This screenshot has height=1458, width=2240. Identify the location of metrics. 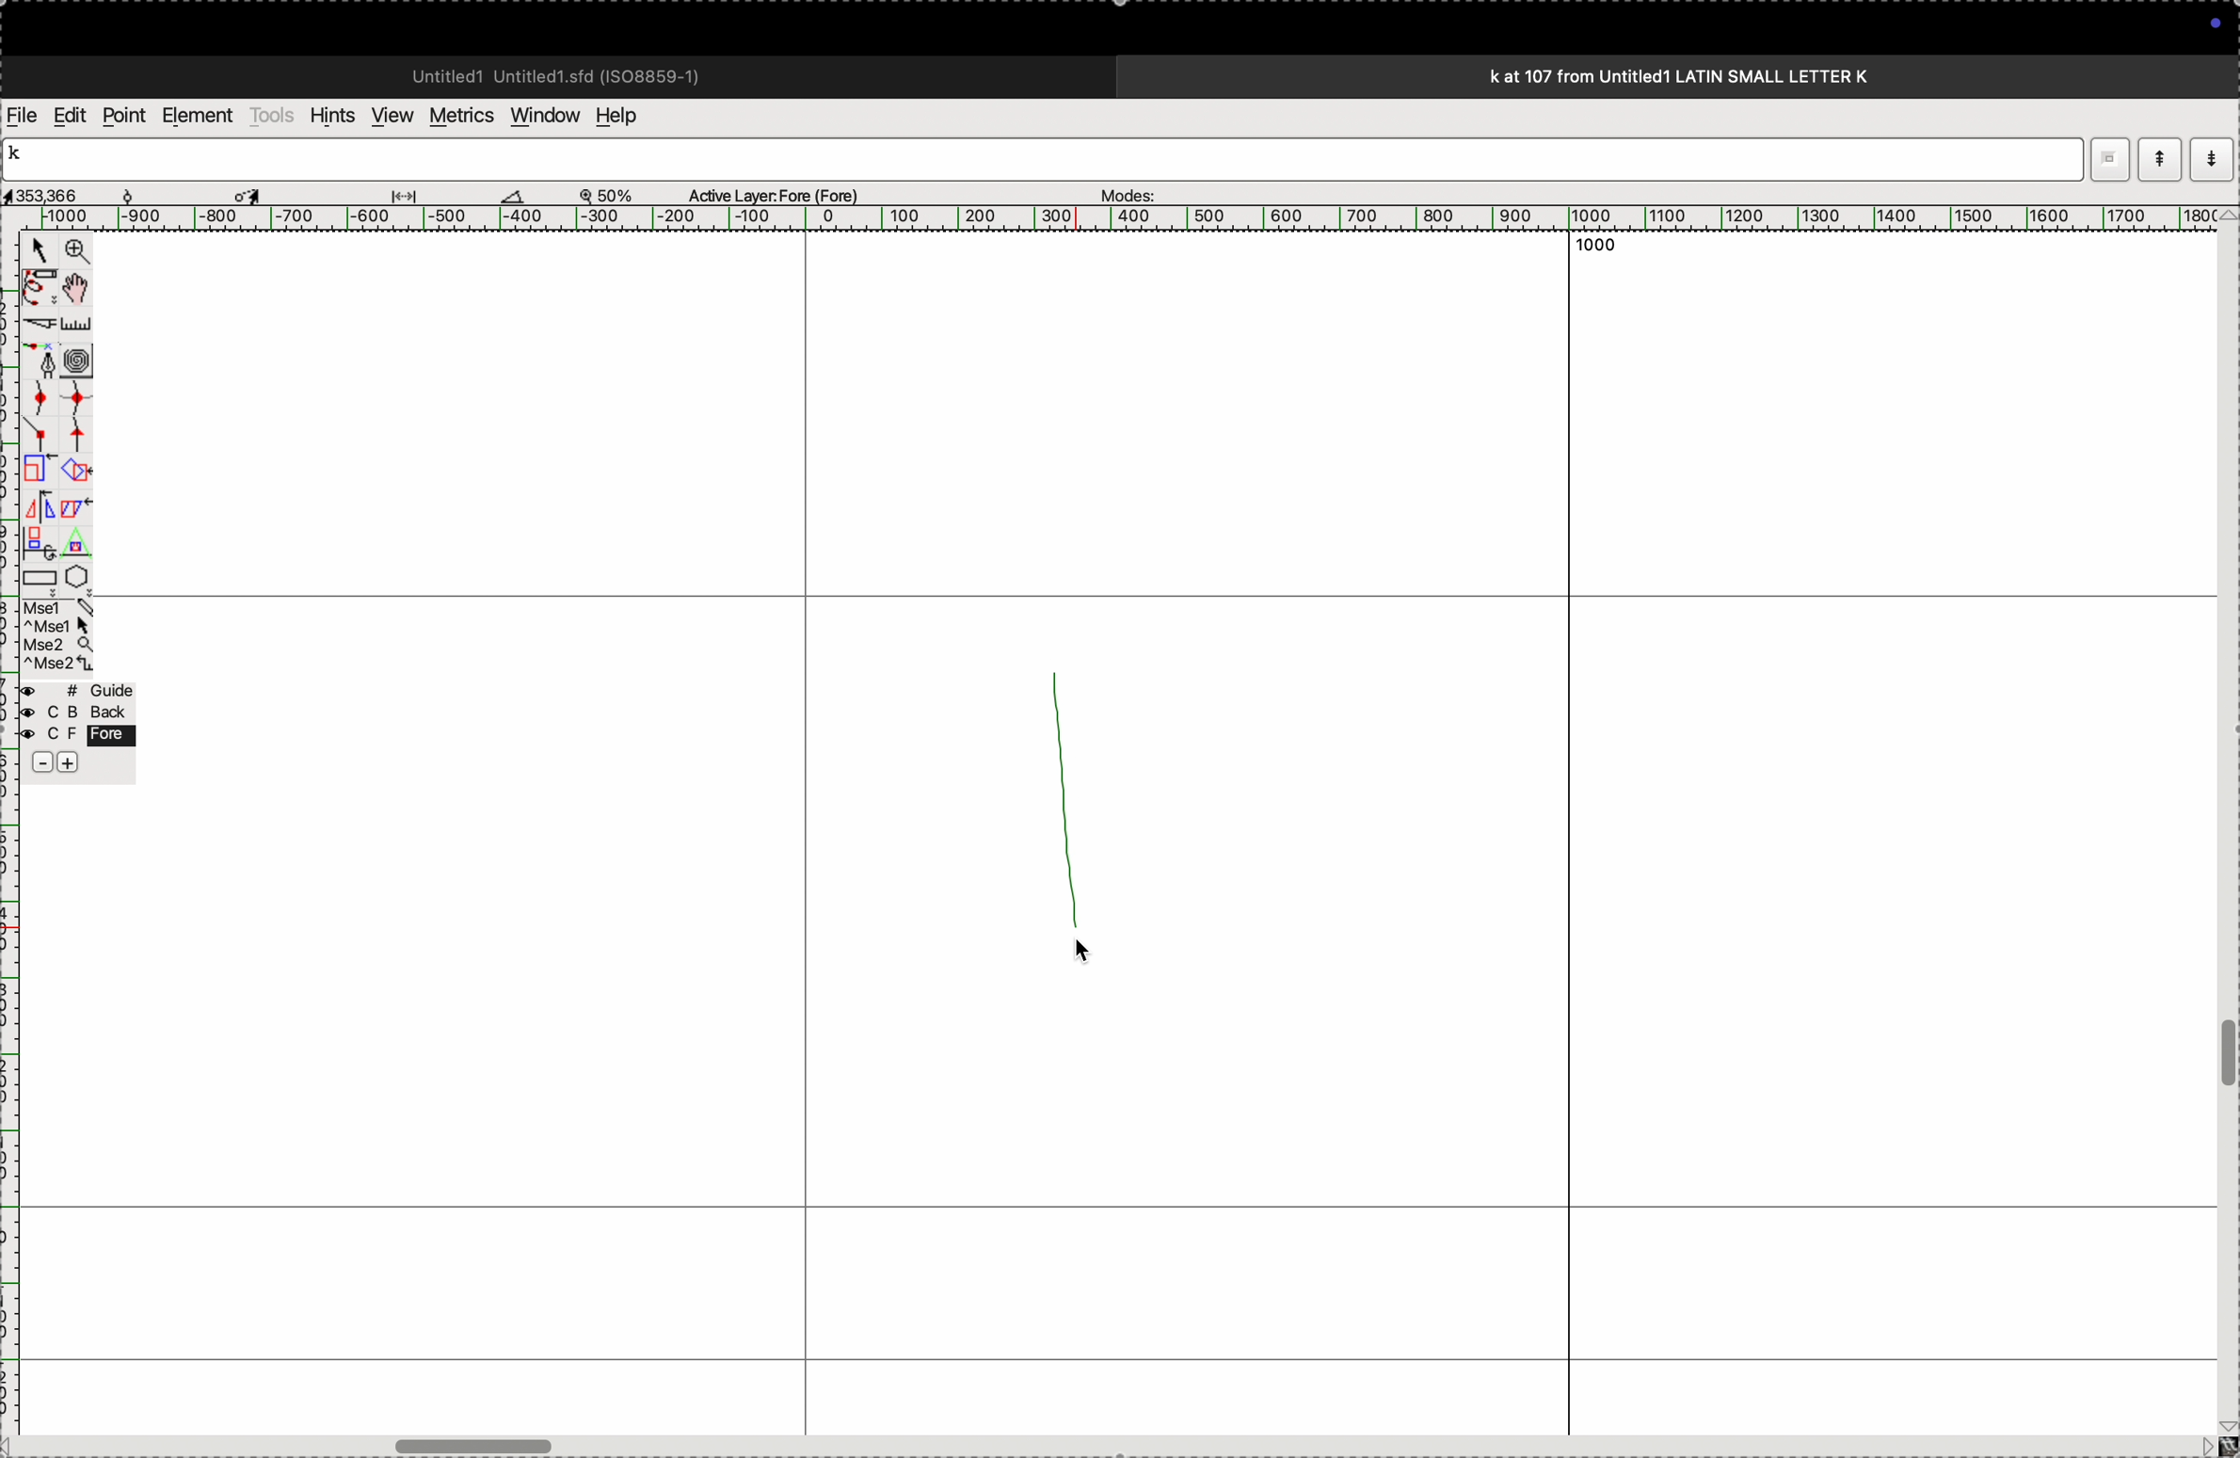
(459, 116).